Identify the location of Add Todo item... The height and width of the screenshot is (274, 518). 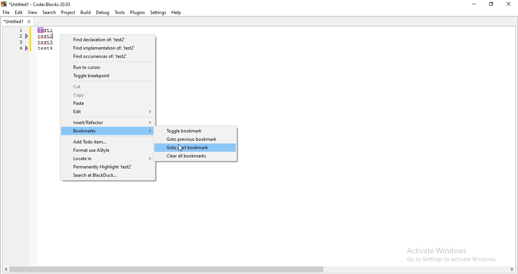
(107, 142).